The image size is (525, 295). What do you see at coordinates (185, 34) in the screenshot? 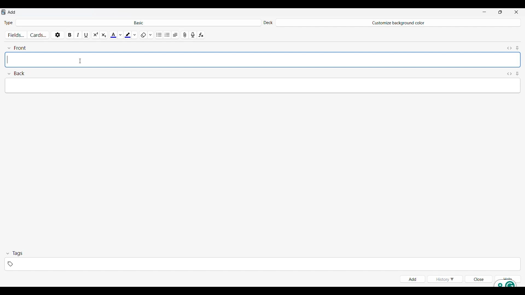
I see `Attach pictures/audio/video` at bounding box center [185, 34].